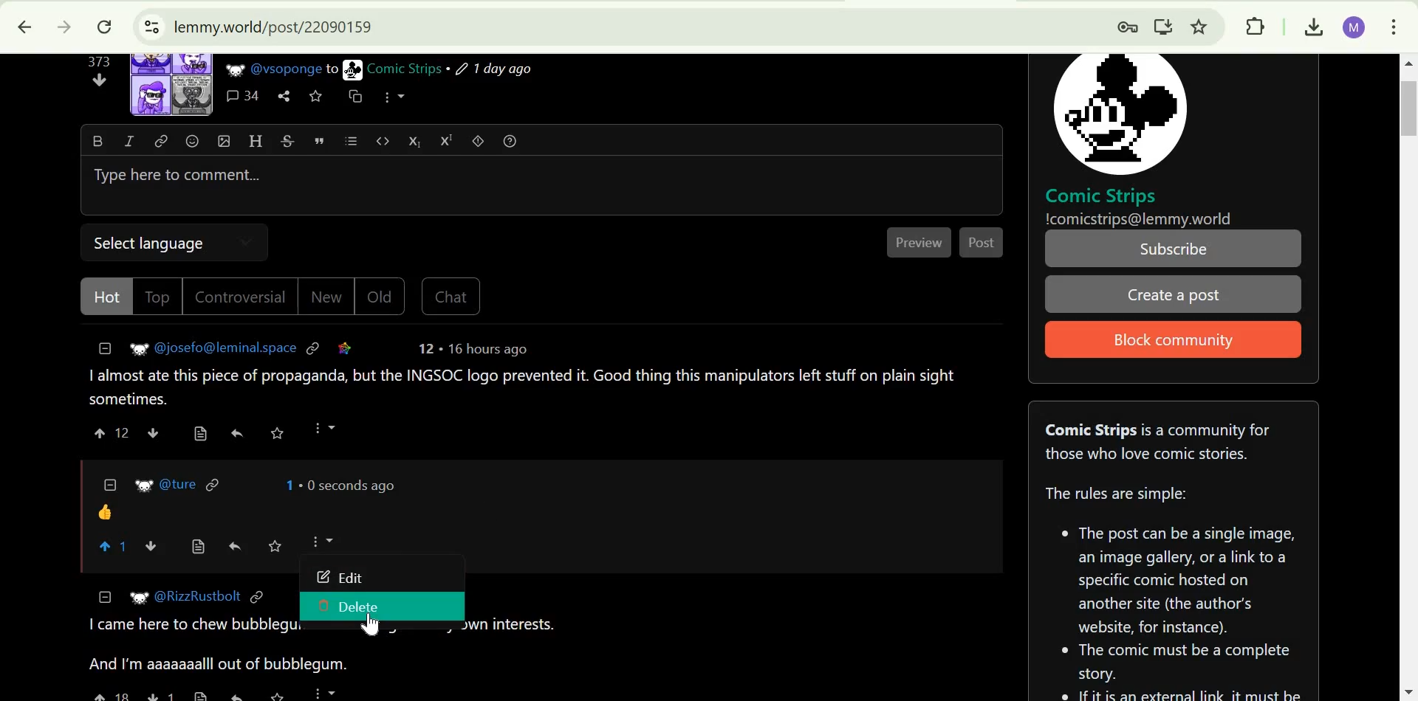 The height and width of the screenshot is (701, 1418). I want to click on Hot, so click(109, 297).